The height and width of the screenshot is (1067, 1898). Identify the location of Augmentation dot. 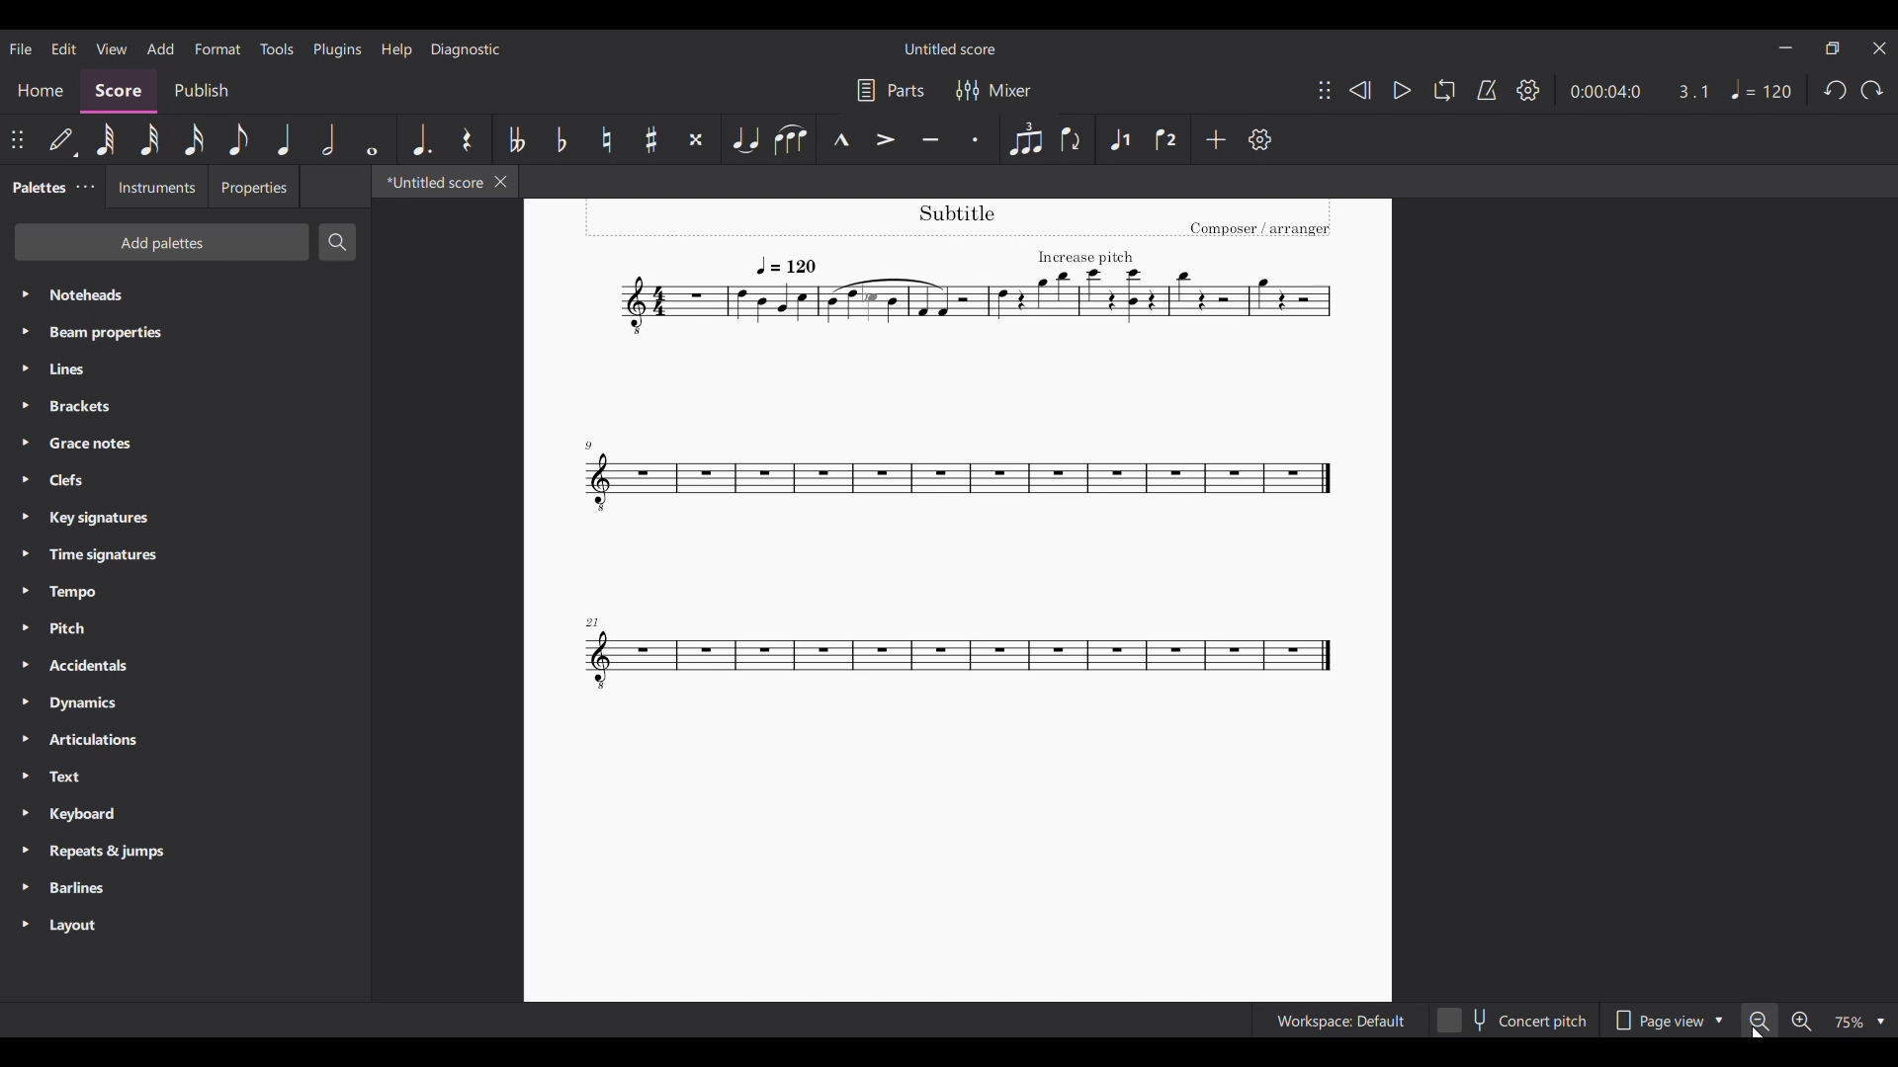
(422, 139).